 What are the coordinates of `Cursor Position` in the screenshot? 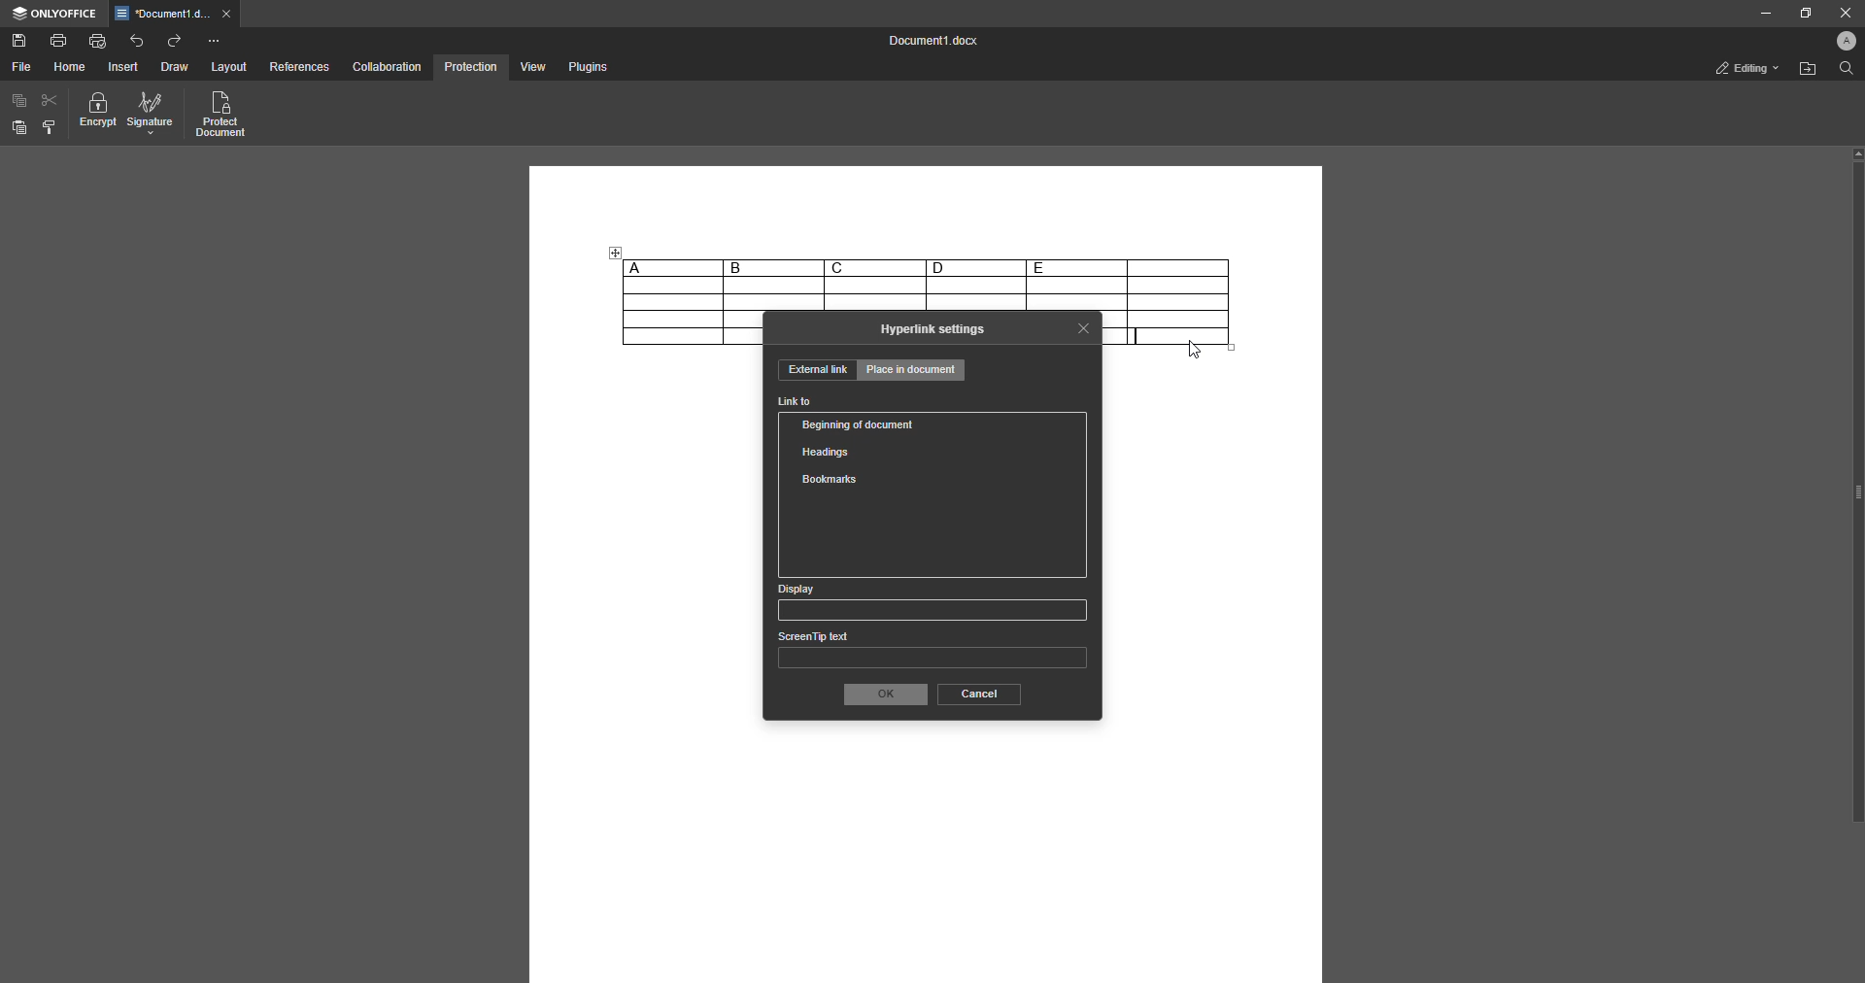 It's located at (1194, 350).